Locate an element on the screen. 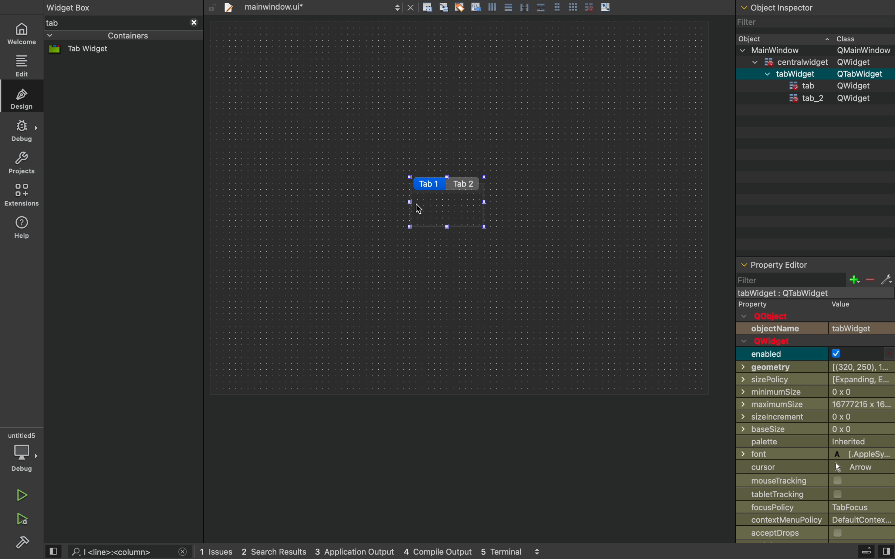 This screenshot has width=895, height=559. font is located at coordinates (815, 454).